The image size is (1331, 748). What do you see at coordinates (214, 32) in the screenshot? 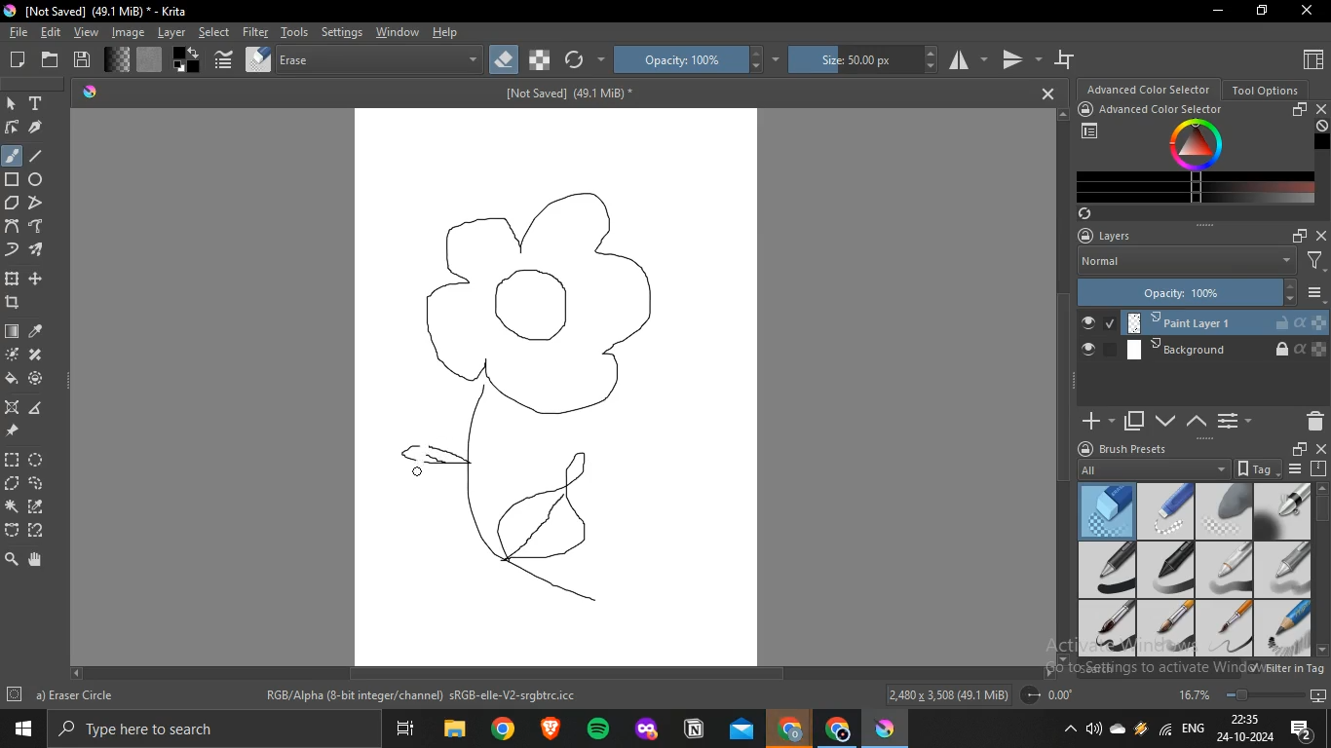
I see `select` at bounding box center [214, 32].